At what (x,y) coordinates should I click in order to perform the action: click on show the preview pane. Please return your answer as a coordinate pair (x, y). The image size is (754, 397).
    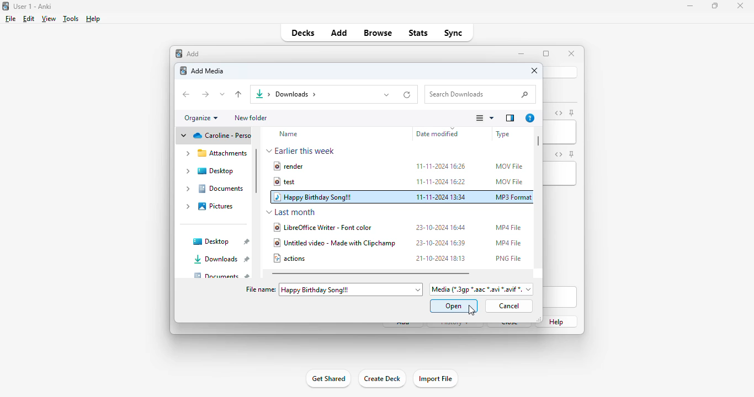
    Looking at the image, I should click on (511, 118).